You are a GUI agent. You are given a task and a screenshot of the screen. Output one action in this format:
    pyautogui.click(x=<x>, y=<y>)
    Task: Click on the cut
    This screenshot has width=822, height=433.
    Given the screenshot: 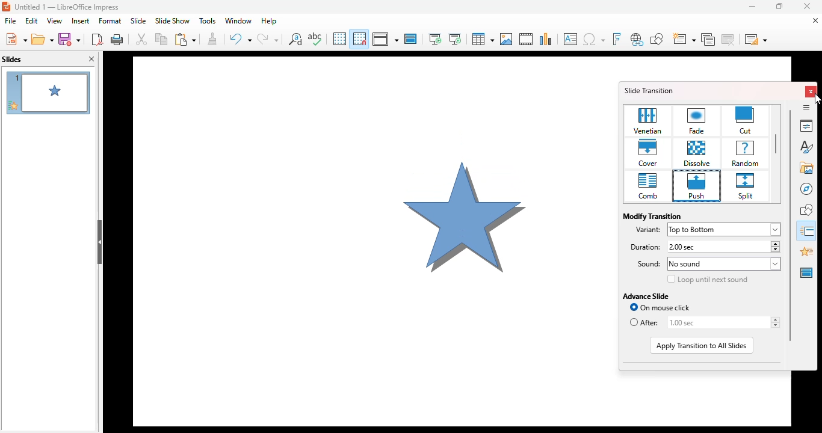 What is the action you would take?
    pyautogui.click(x=746, y=121)
    